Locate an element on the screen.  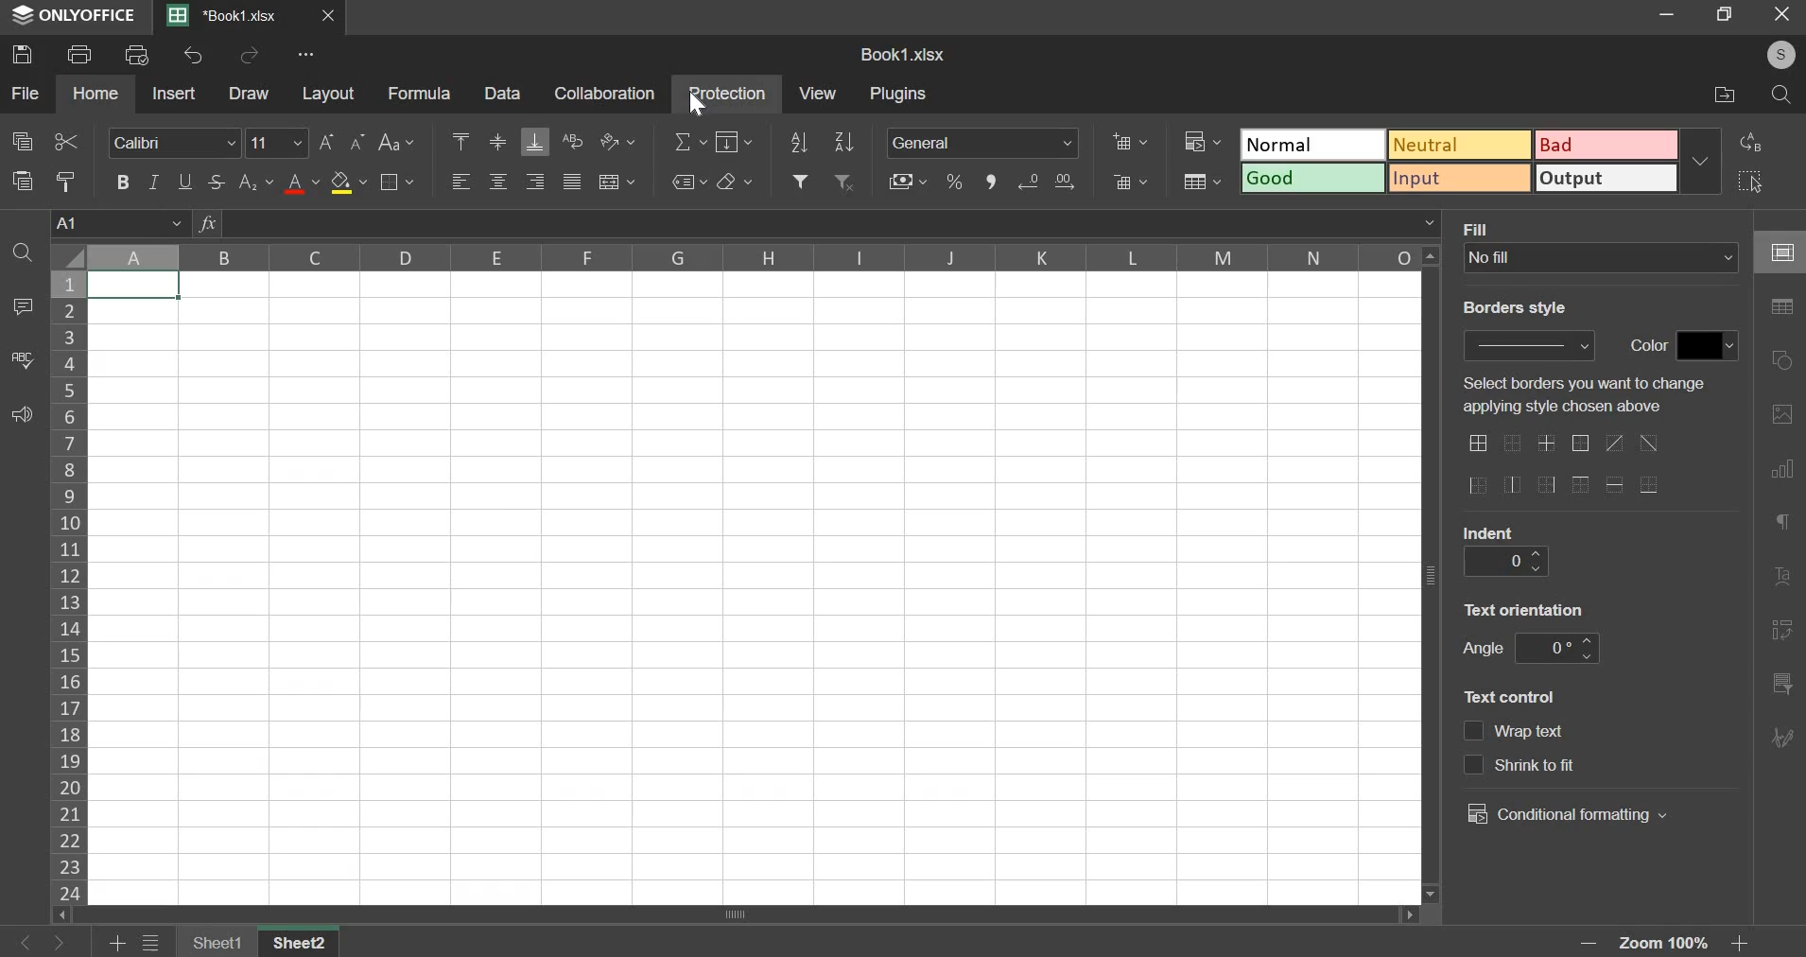
border options is located at coordinates (1617, 484).